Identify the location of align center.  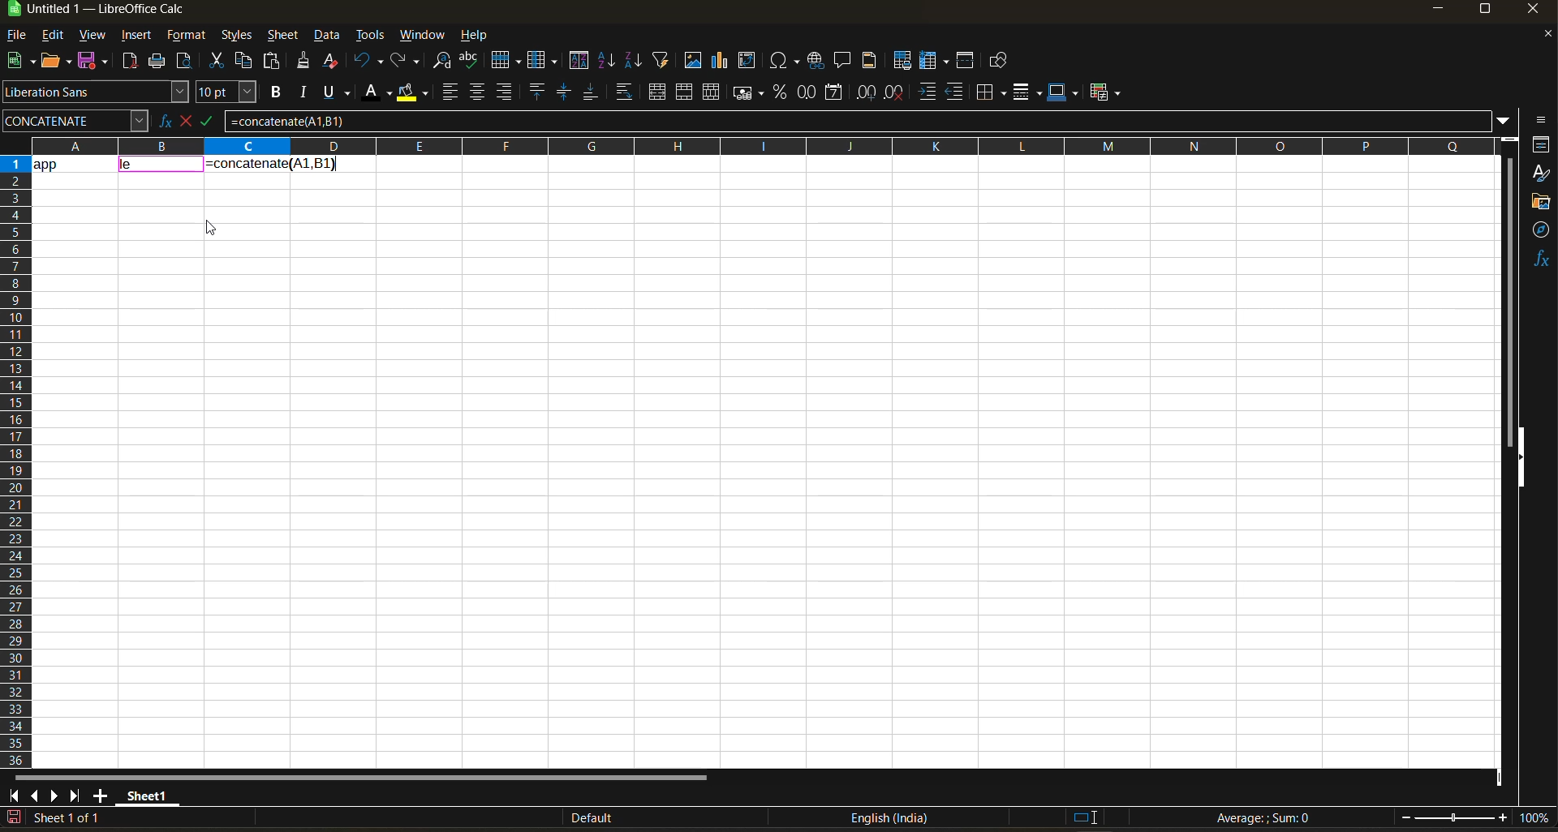
(477, 92).